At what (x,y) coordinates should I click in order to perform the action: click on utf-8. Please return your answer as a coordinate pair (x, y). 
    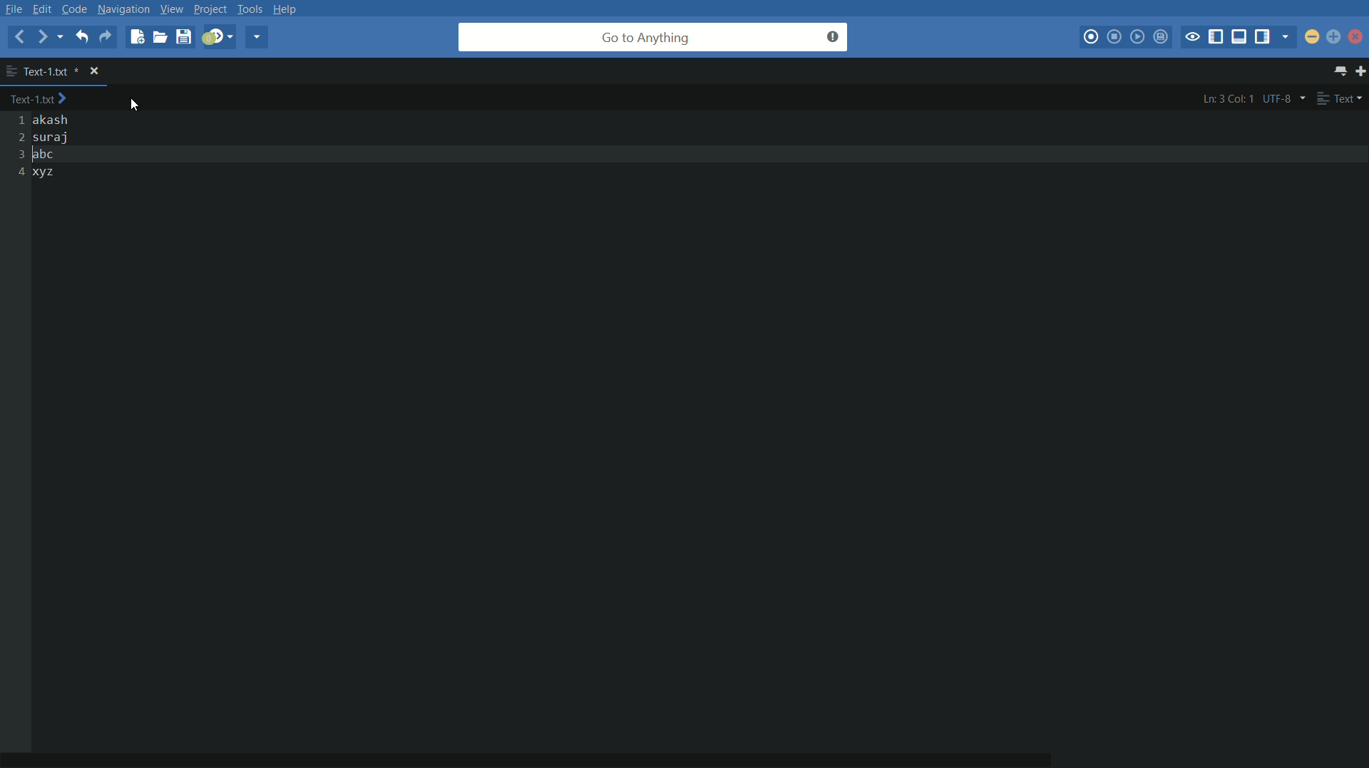
    Looking at the image, I should click on (1284, 98).